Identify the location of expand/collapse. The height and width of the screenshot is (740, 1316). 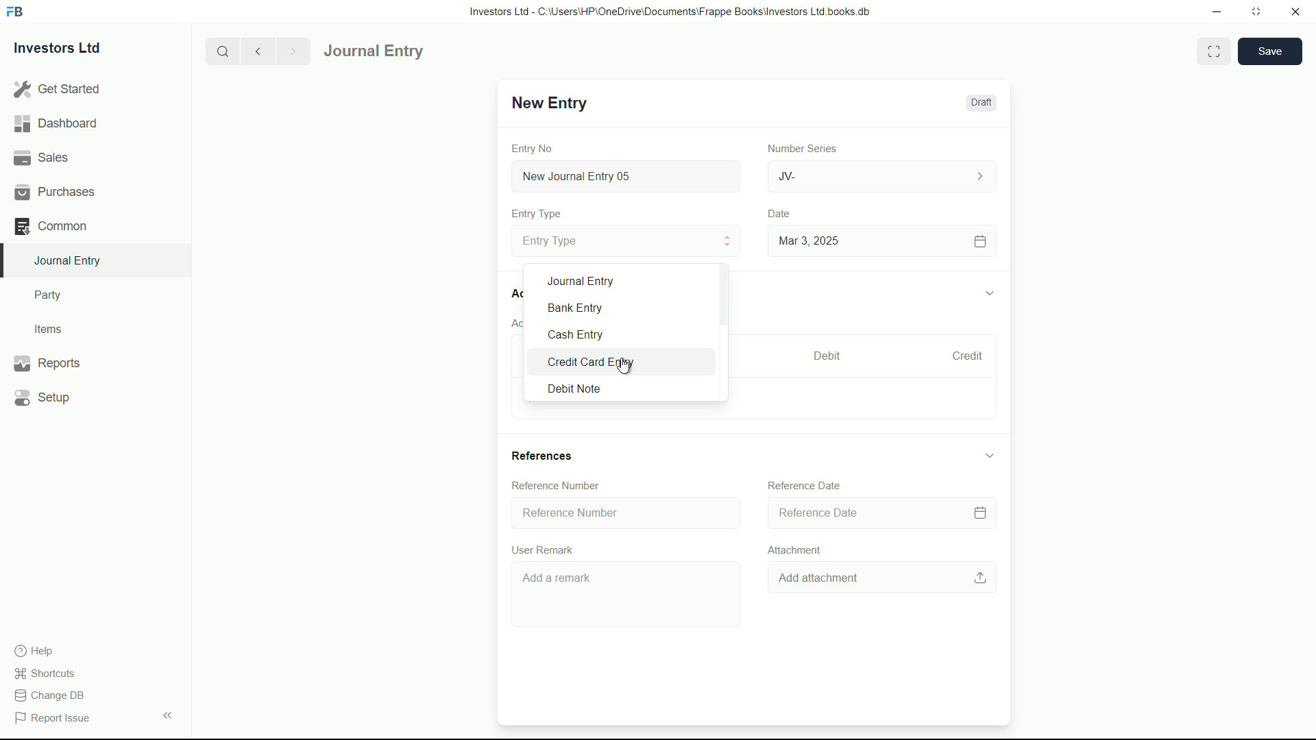
(167, 714).